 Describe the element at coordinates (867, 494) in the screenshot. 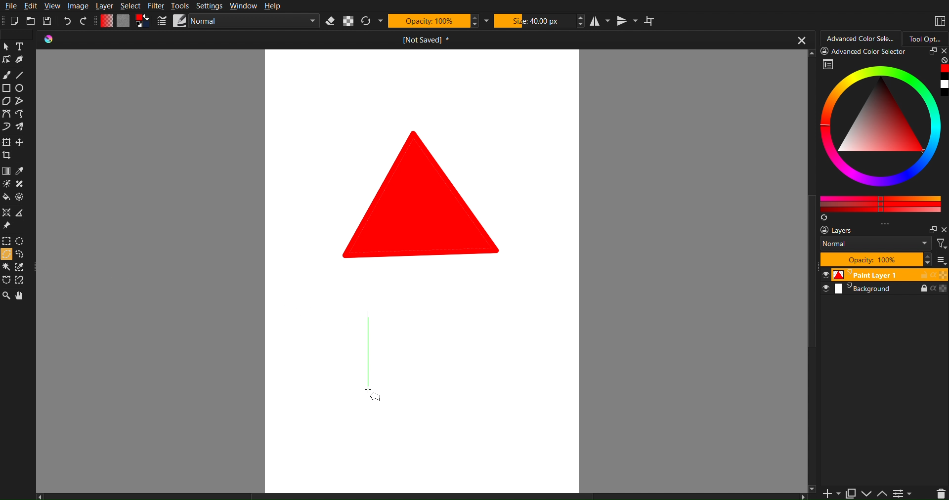

I see `Down` at that location.